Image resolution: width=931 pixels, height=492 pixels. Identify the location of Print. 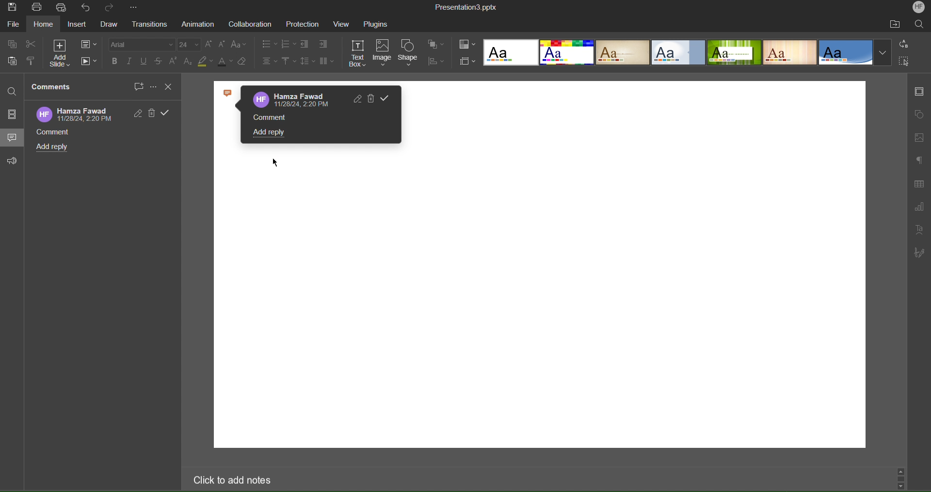
(38, 7).